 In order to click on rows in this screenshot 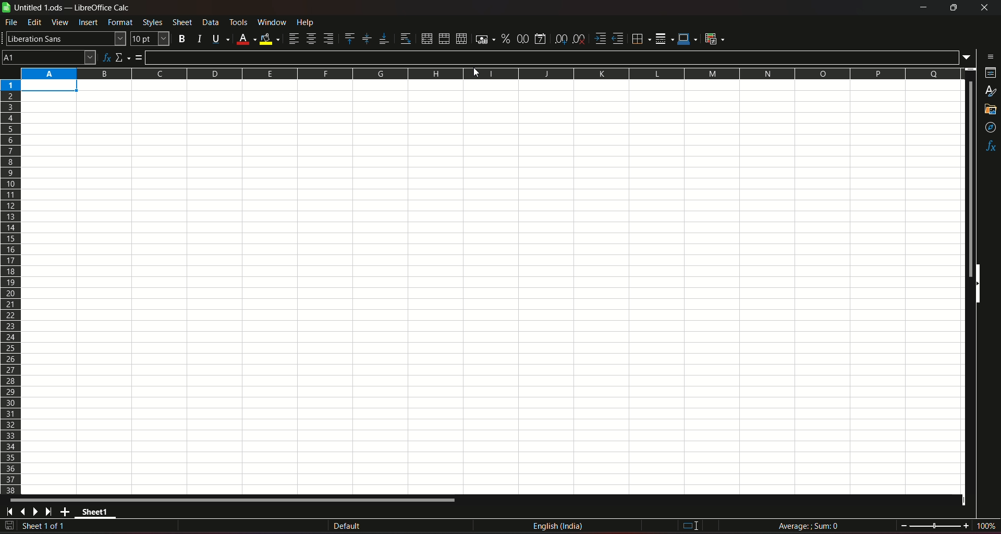, I will do `click(10, 287)`.